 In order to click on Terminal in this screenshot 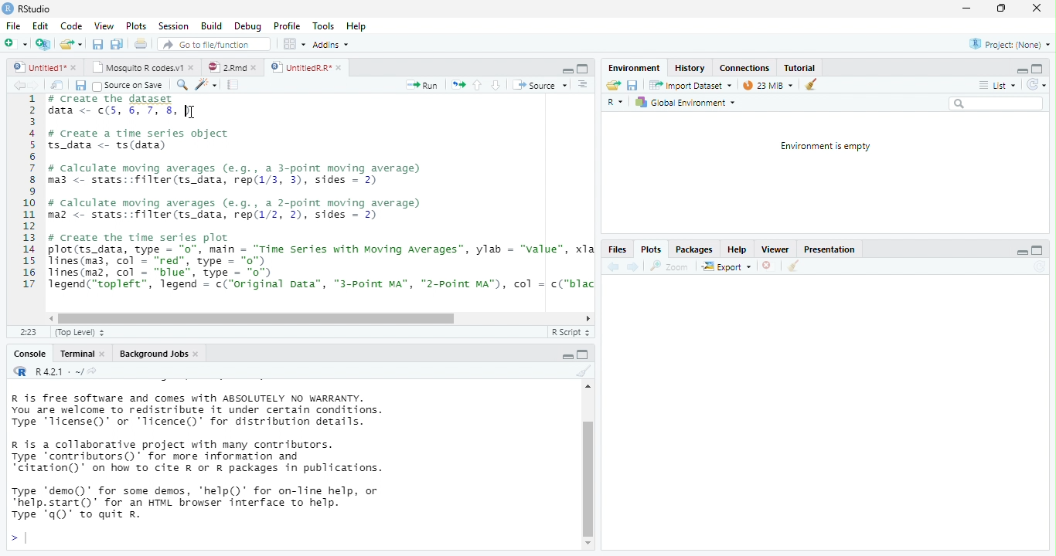, I will do `click(77, 354)`.